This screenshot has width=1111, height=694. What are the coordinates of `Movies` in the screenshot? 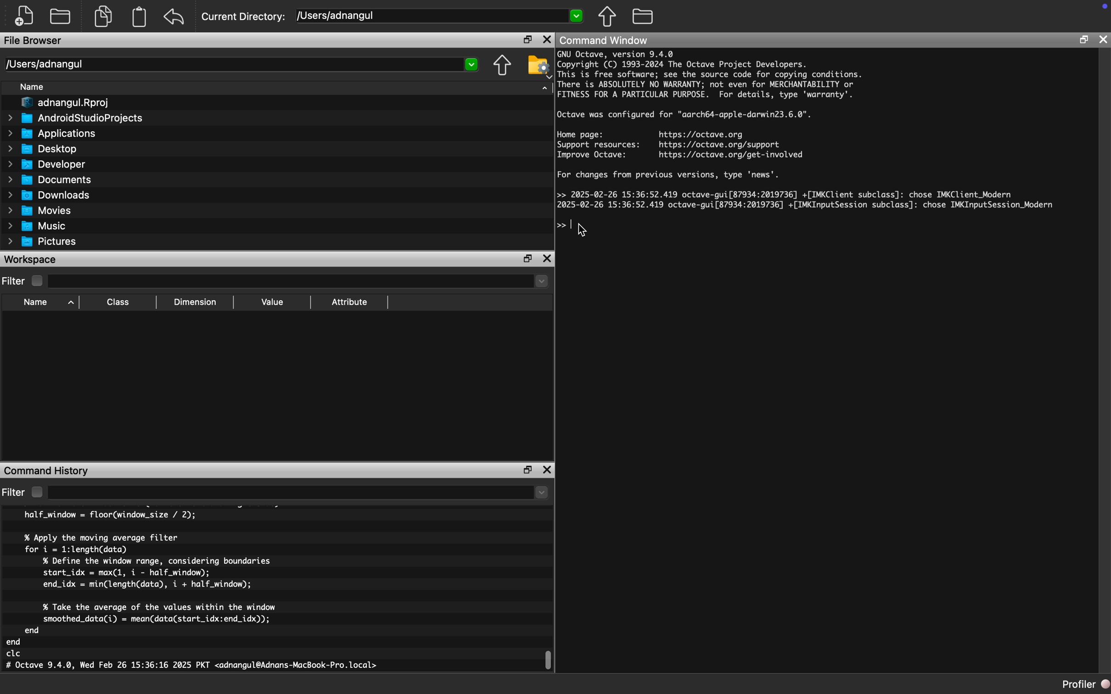 It's located at (40, 211).